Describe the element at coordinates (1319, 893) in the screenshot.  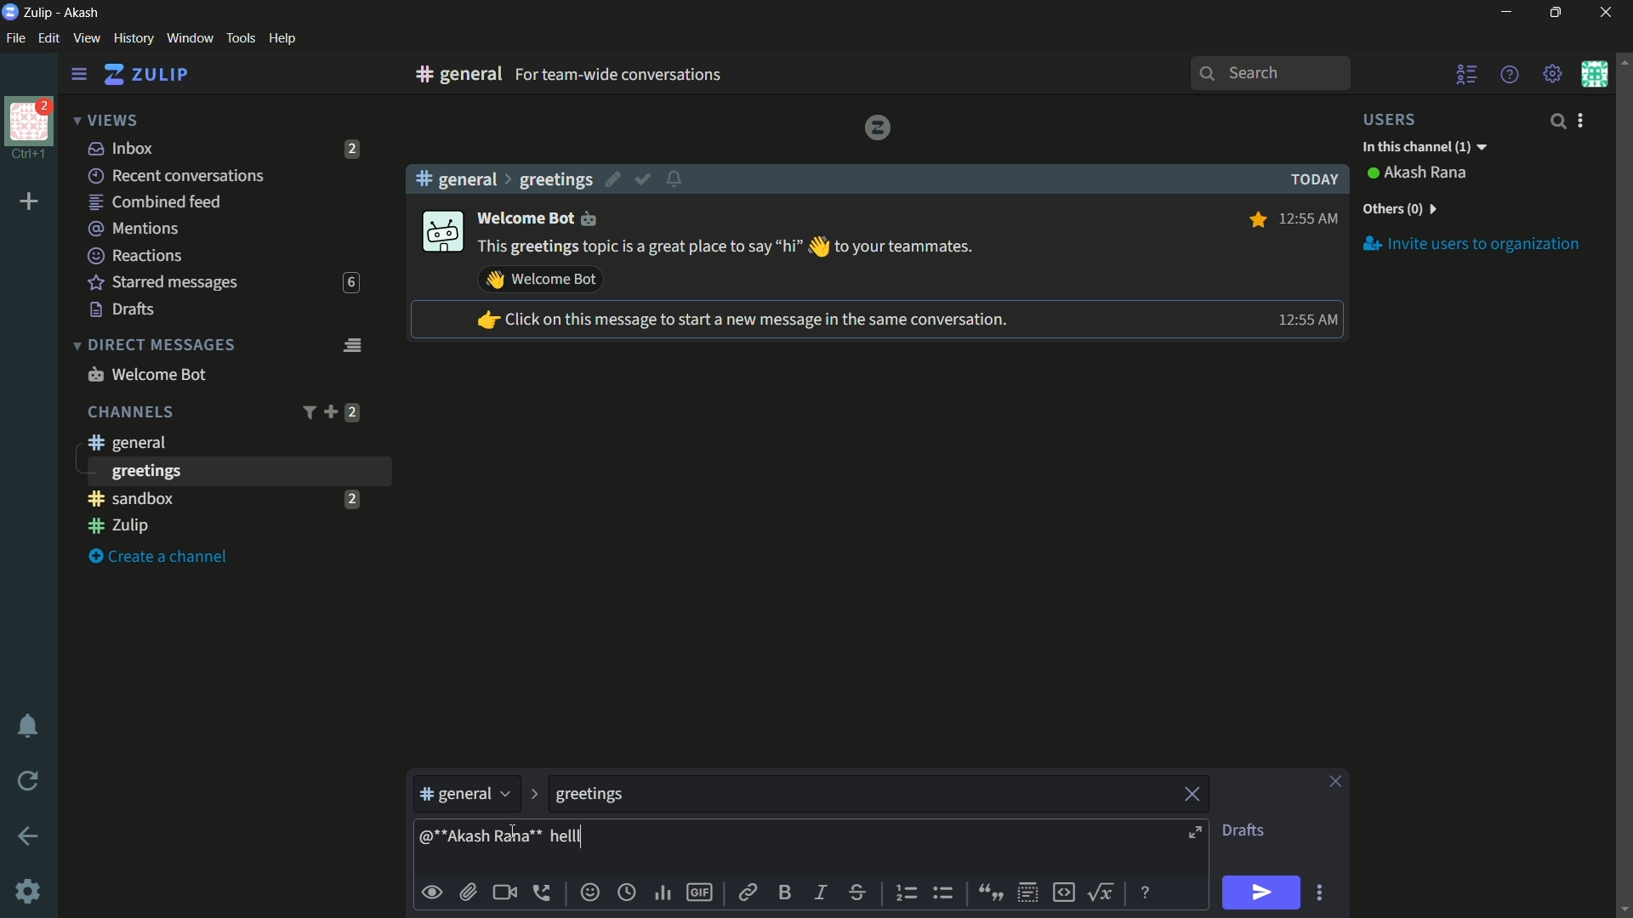
I see `send options` at that location.